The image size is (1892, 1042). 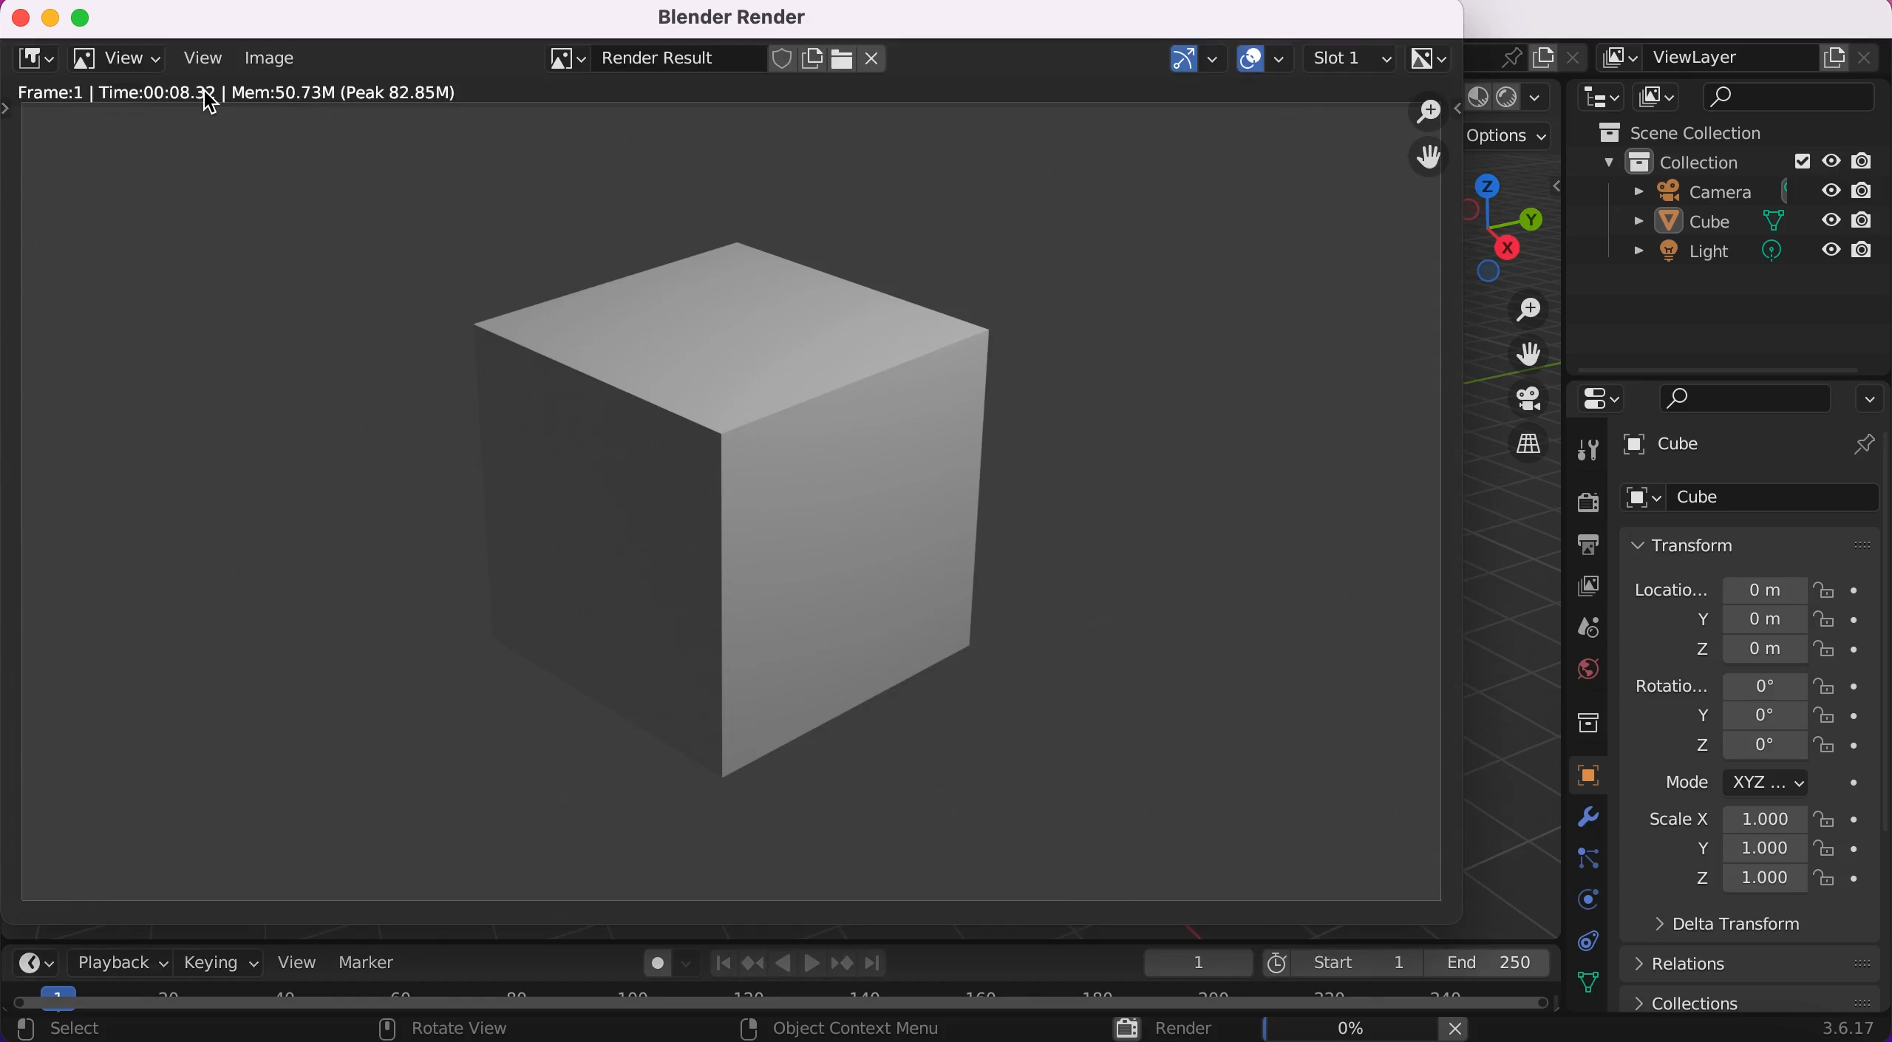 What do you see at coordinates (1658, 98) in the screenshot?
I see `display mode` at bounding box center [1658, 98].